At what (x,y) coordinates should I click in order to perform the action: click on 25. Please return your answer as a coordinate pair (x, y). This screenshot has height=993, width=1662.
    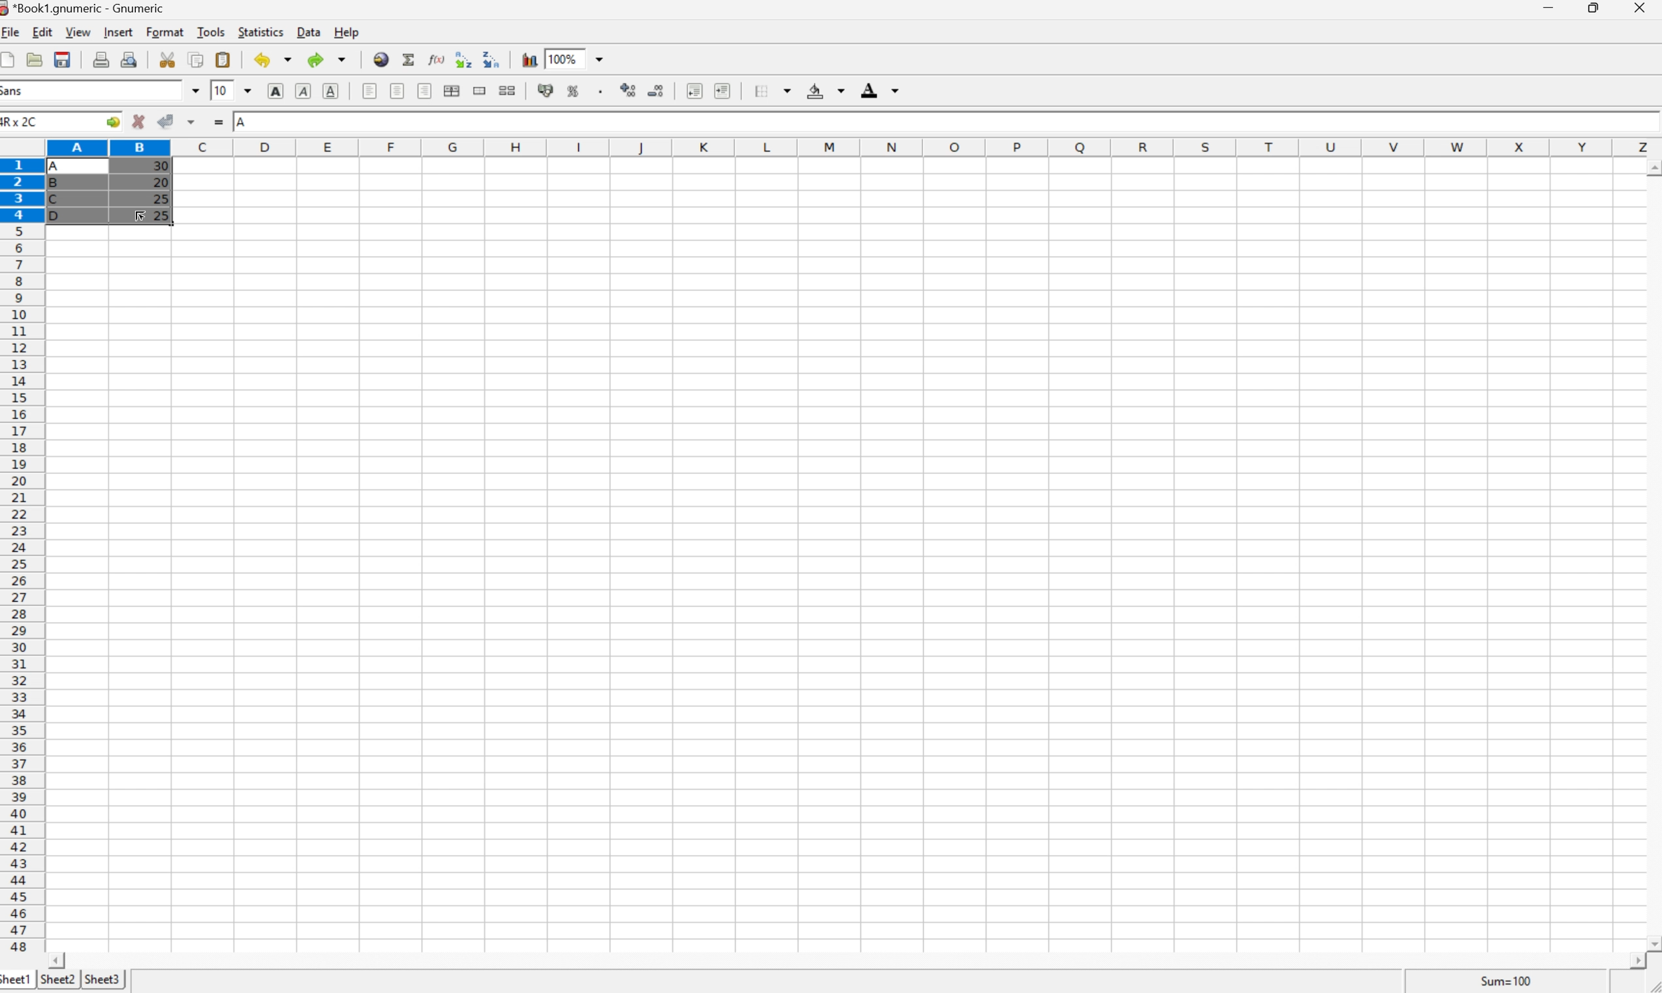
    Looking at the image, I should click on (160, 198).